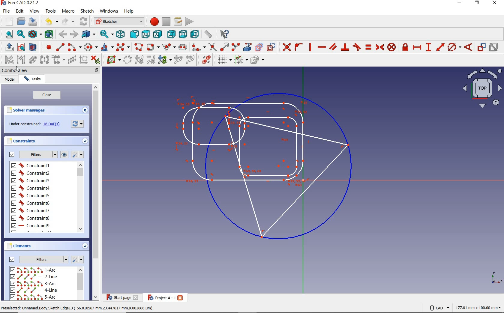 The image size is (504, 313). Describe the element at coordinates (79, 155) in the screenshot. I see `settings` at that location.